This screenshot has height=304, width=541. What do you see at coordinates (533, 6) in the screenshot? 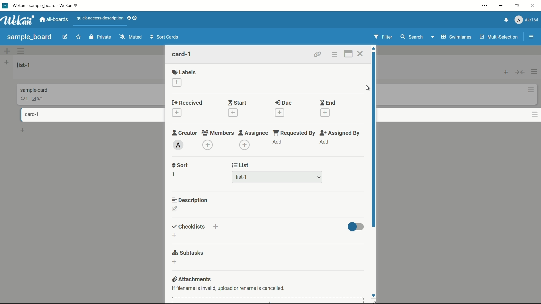
I see `close app` at bounding box center [533, 6].